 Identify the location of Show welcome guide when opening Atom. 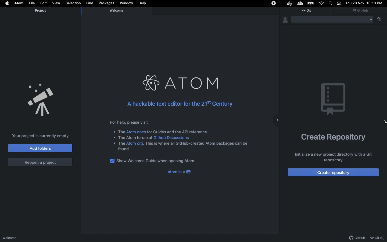
(157, 161).